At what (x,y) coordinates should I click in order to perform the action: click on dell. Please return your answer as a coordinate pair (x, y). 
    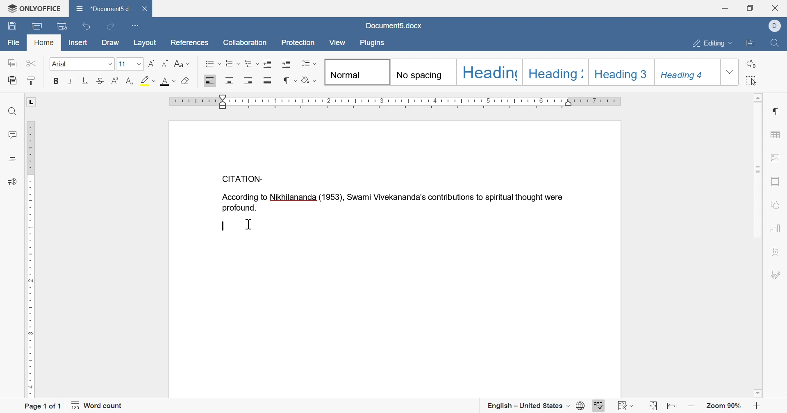
    Looking at the image, I should click on (774, 27).